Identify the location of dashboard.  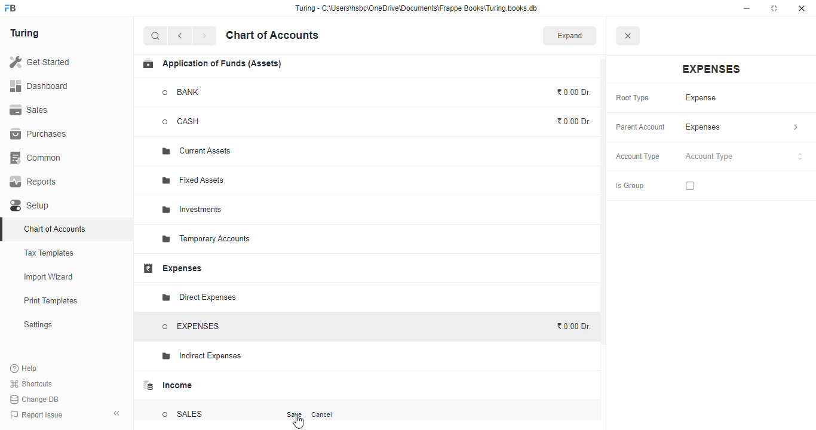
(39, 85).